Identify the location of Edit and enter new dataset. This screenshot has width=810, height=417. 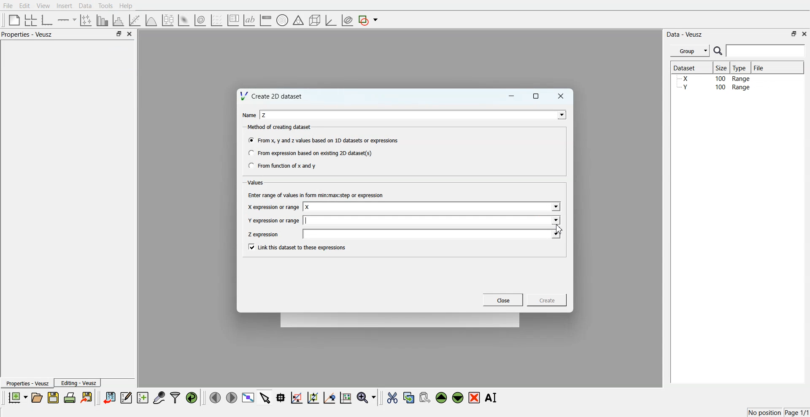
(126, 397).